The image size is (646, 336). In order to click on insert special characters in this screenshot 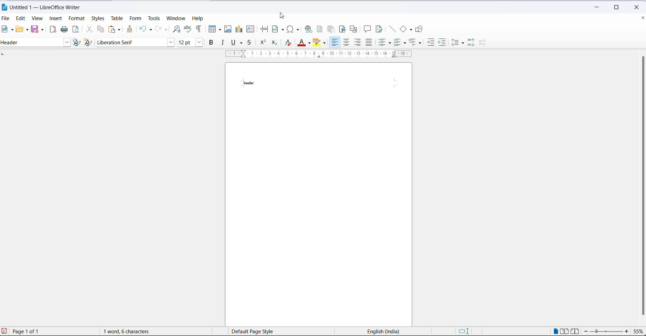, I will do `click(294, 29)`.